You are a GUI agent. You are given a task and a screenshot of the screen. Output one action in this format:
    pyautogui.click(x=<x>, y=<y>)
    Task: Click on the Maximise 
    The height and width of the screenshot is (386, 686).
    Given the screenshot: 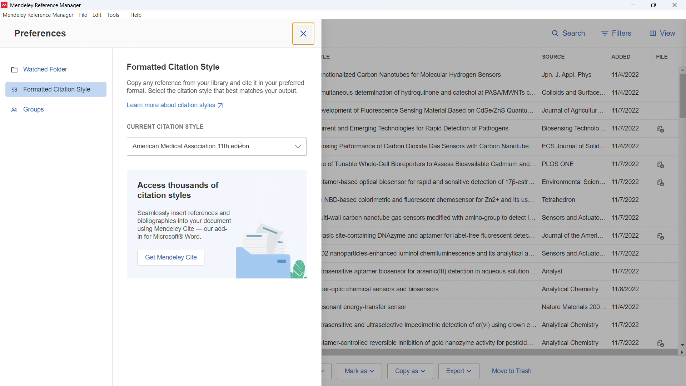 What is the action you would take?
    pyautogui.click(x=653, y=5)
    